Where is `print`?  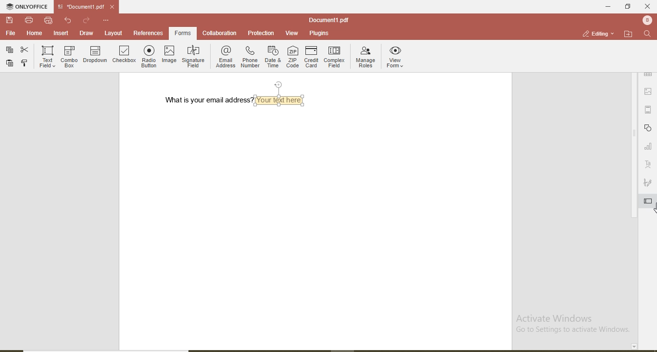 print is located at coordinates (29, 19).